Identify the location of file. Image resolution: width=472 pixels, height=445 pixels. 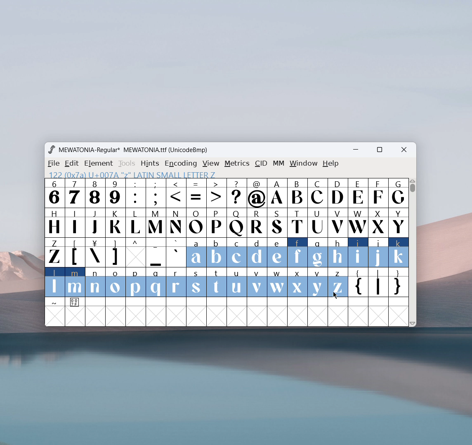
(52, 164).